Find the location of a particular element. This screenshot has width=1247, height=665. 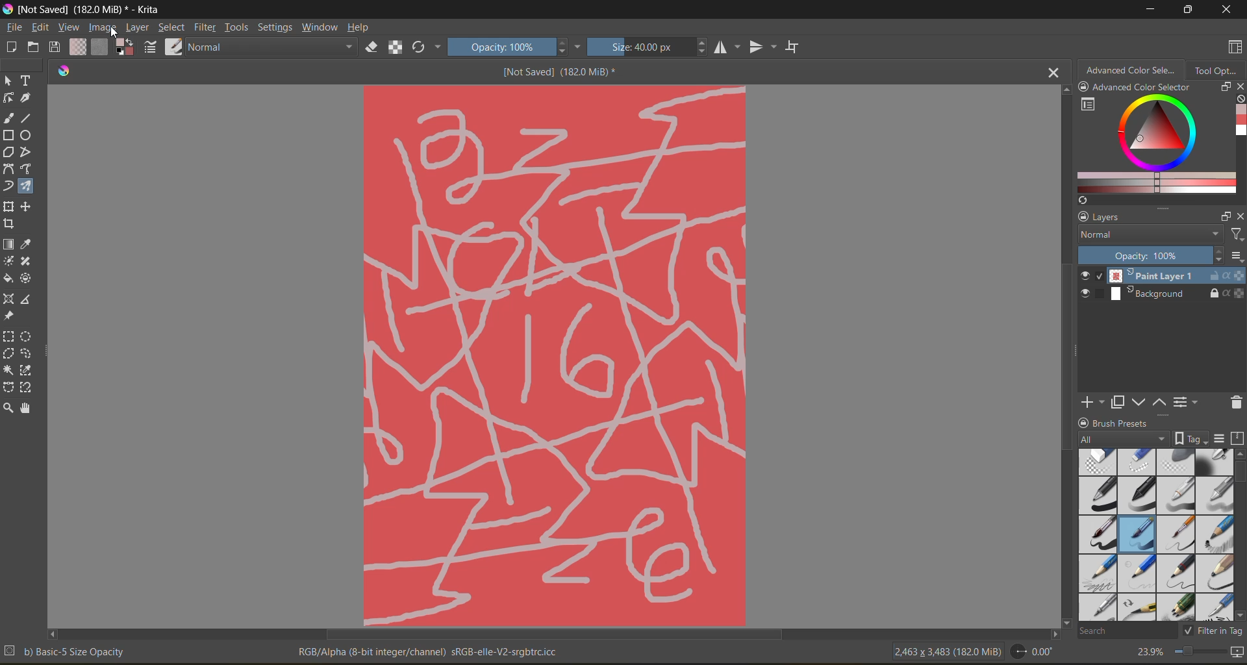

image is located at coordinates (102, 28).